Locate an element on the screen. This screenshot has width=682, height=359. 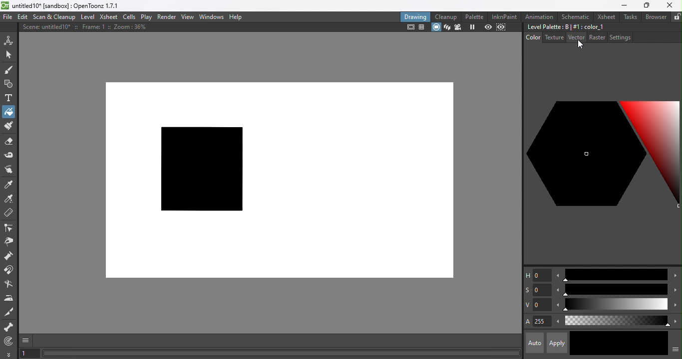
Render is located at coordinates (167, 16).